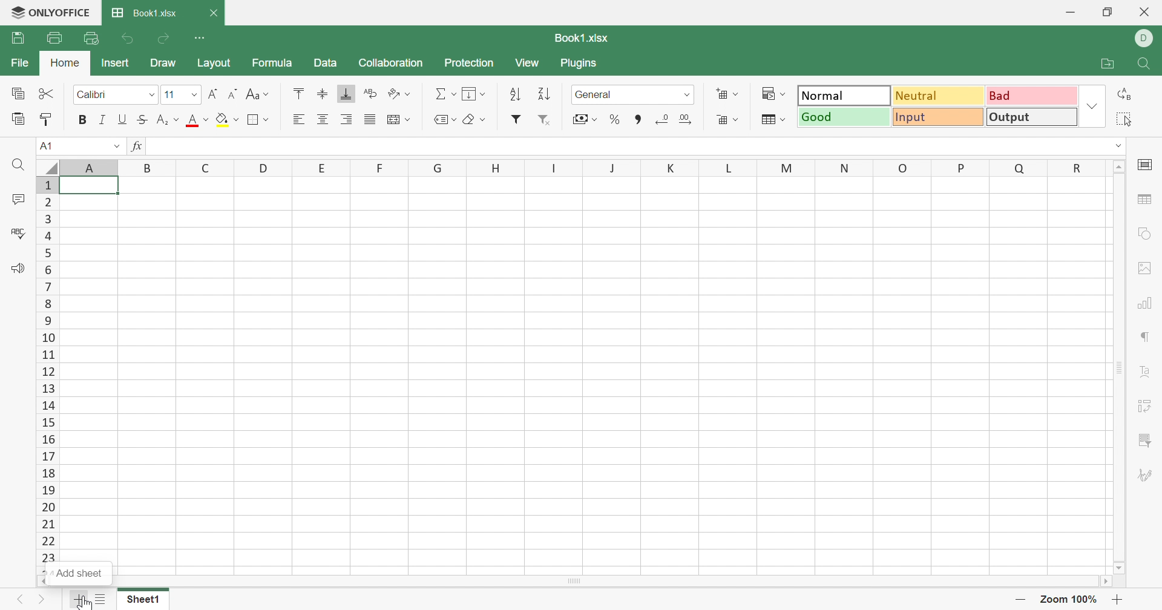 The height and width of the screenshot is (610, 1162). What do you see at coordinates (84, 602) in the screenshot?
I see `cursor` at bounding box center [84, 602].